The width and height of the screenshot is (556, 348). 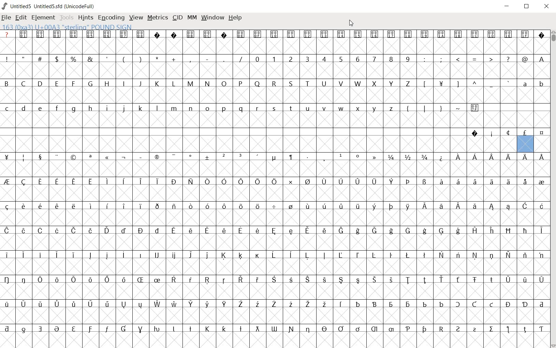 What do you see at coordinates (341, 329) in the screenshot?
I see `Symbol` at bounding box center [341, 329].